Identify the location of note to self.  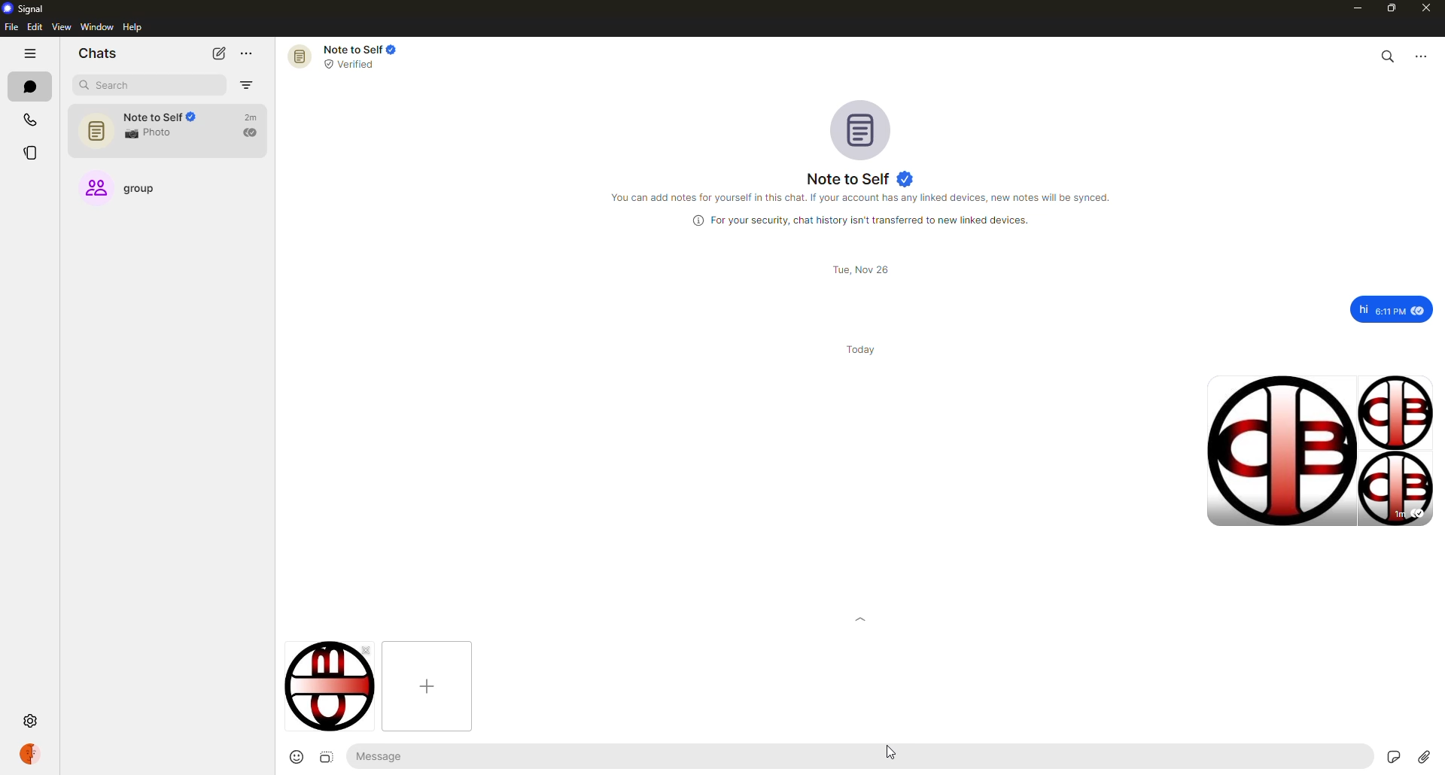
(859, 179).